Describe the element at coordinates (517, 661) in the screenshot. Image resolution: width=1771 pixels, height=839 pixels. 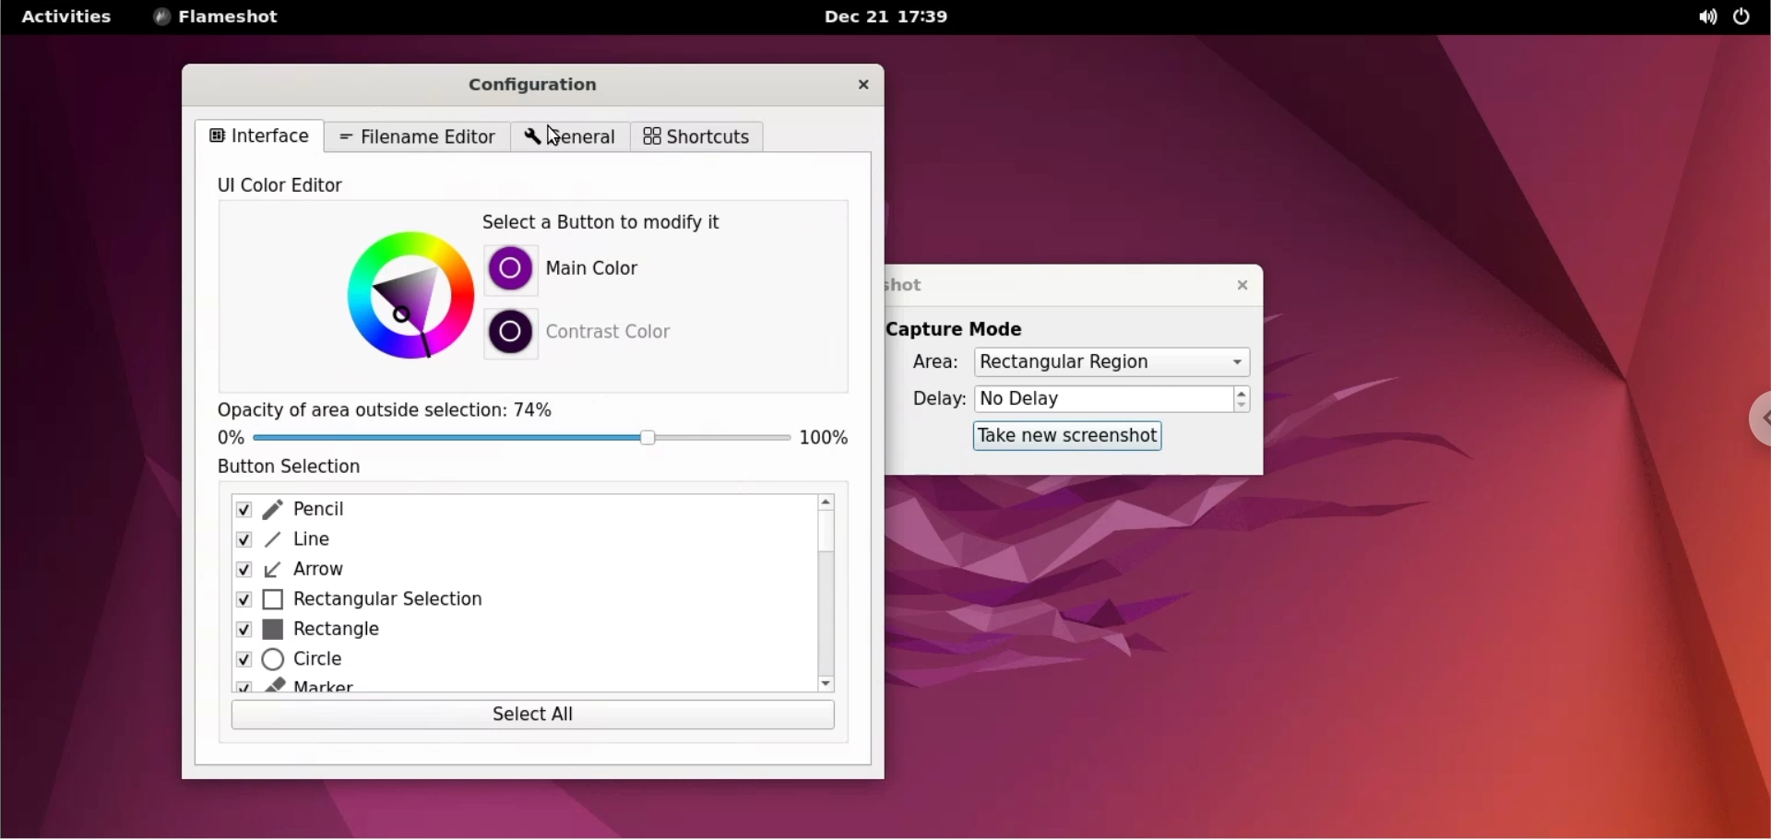
I see `circle checkbox` at that location.